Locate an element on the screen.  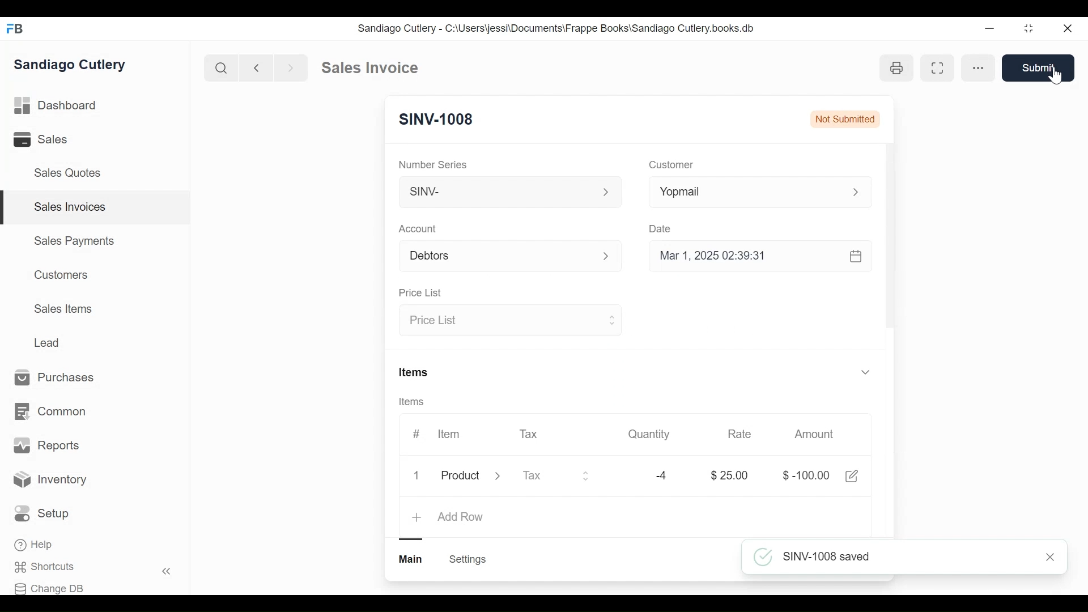
Settings is located at coordinates (469, 559).